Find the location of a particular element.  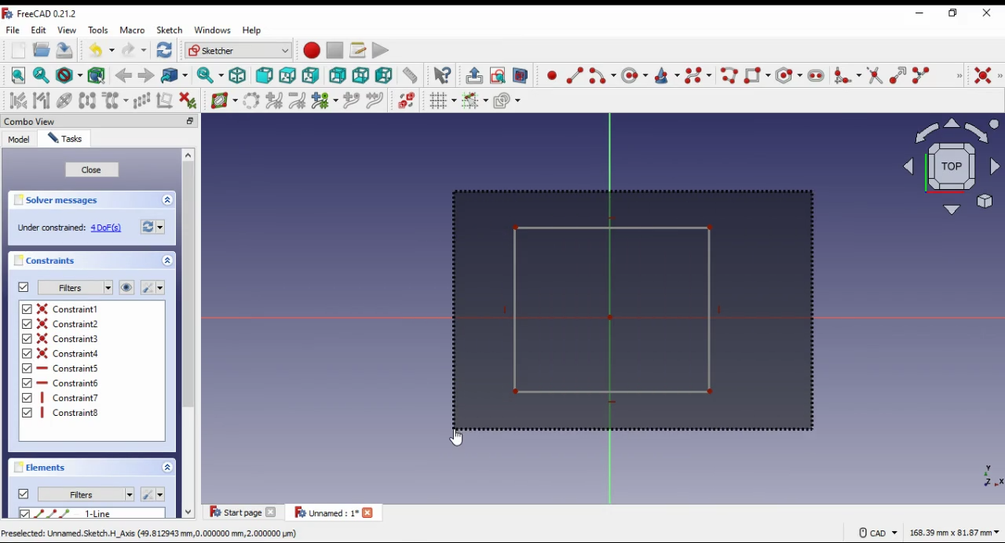

create fillet is located at coordinates (847, 75).